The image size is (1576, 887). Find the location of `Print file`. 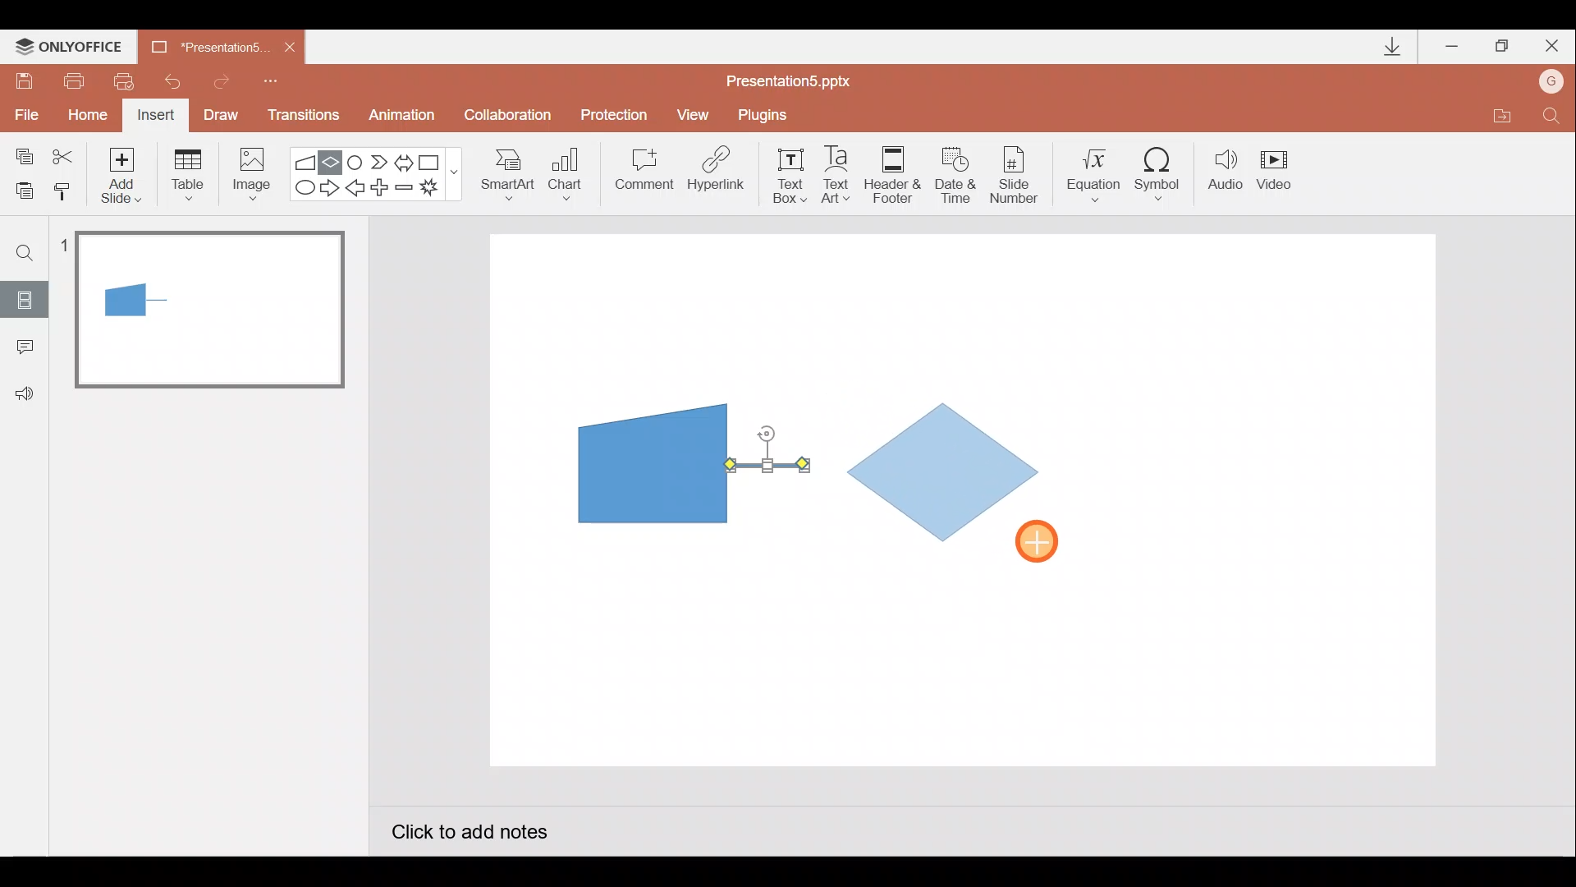

Print file is located at coordinates (71, 80).